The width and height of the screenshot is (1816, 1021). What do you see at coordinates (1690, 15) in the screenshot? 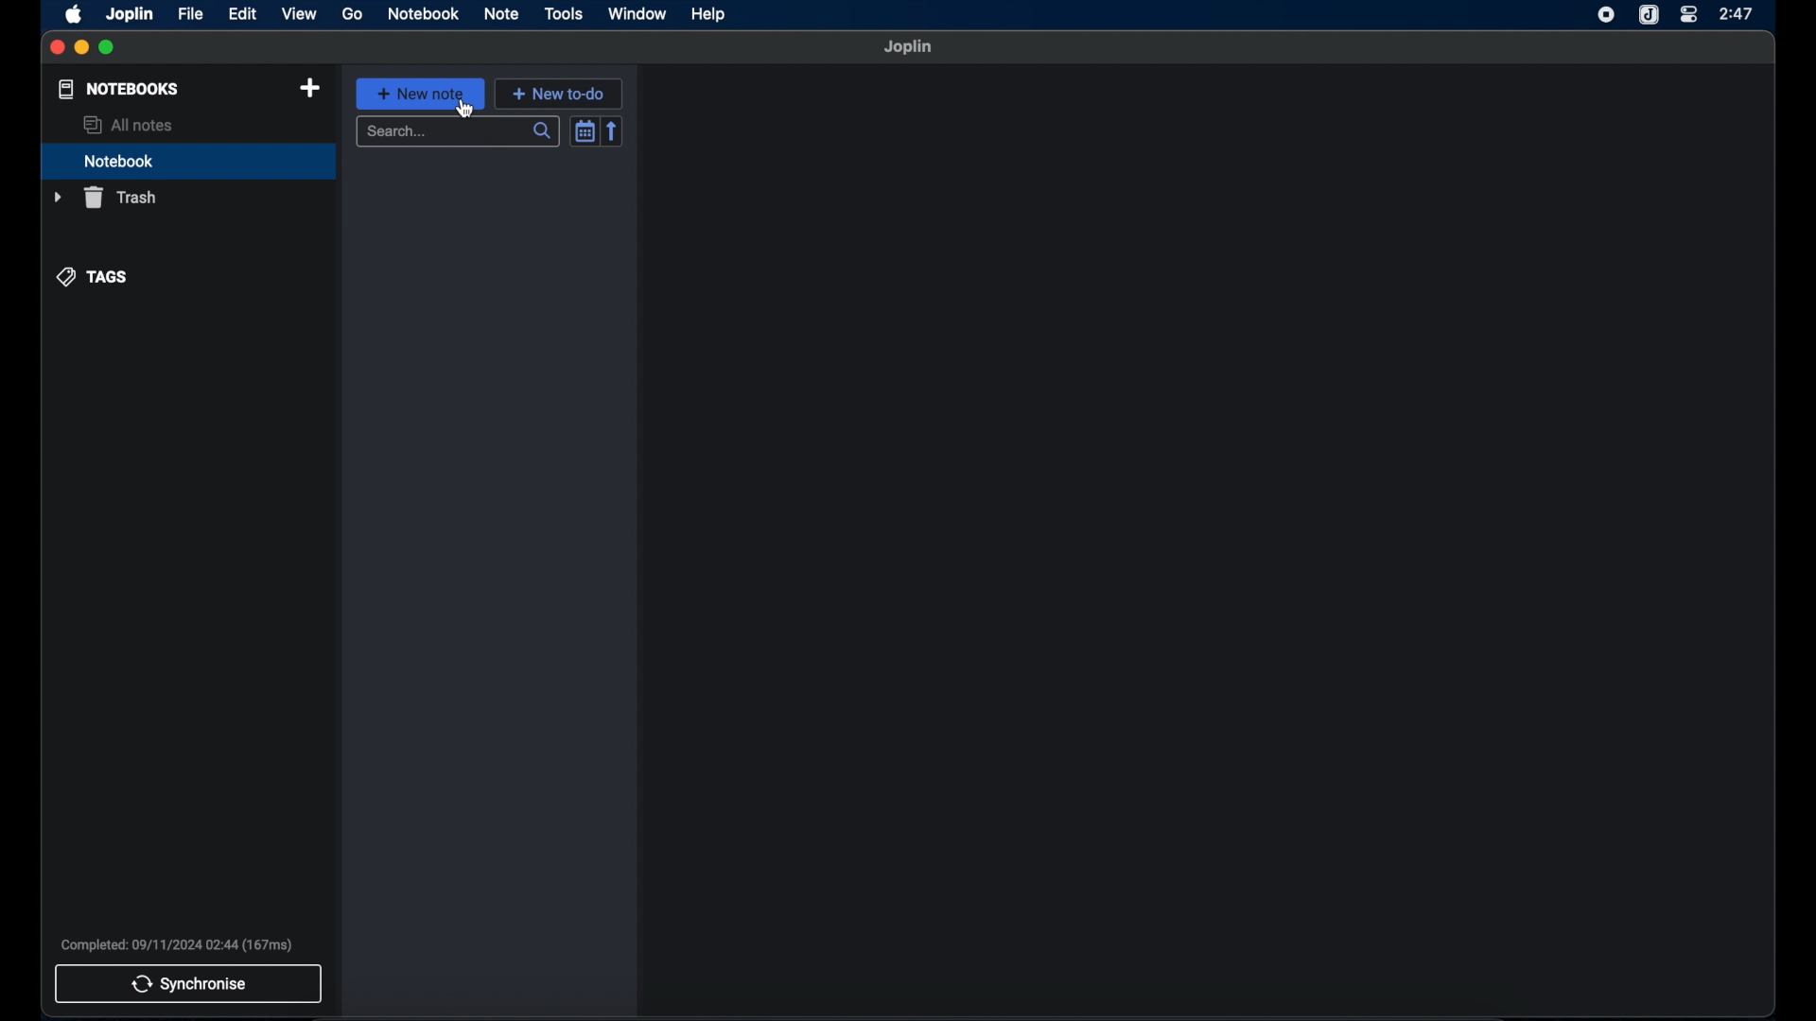
I see `control center` at bounding box center [1690, 15].